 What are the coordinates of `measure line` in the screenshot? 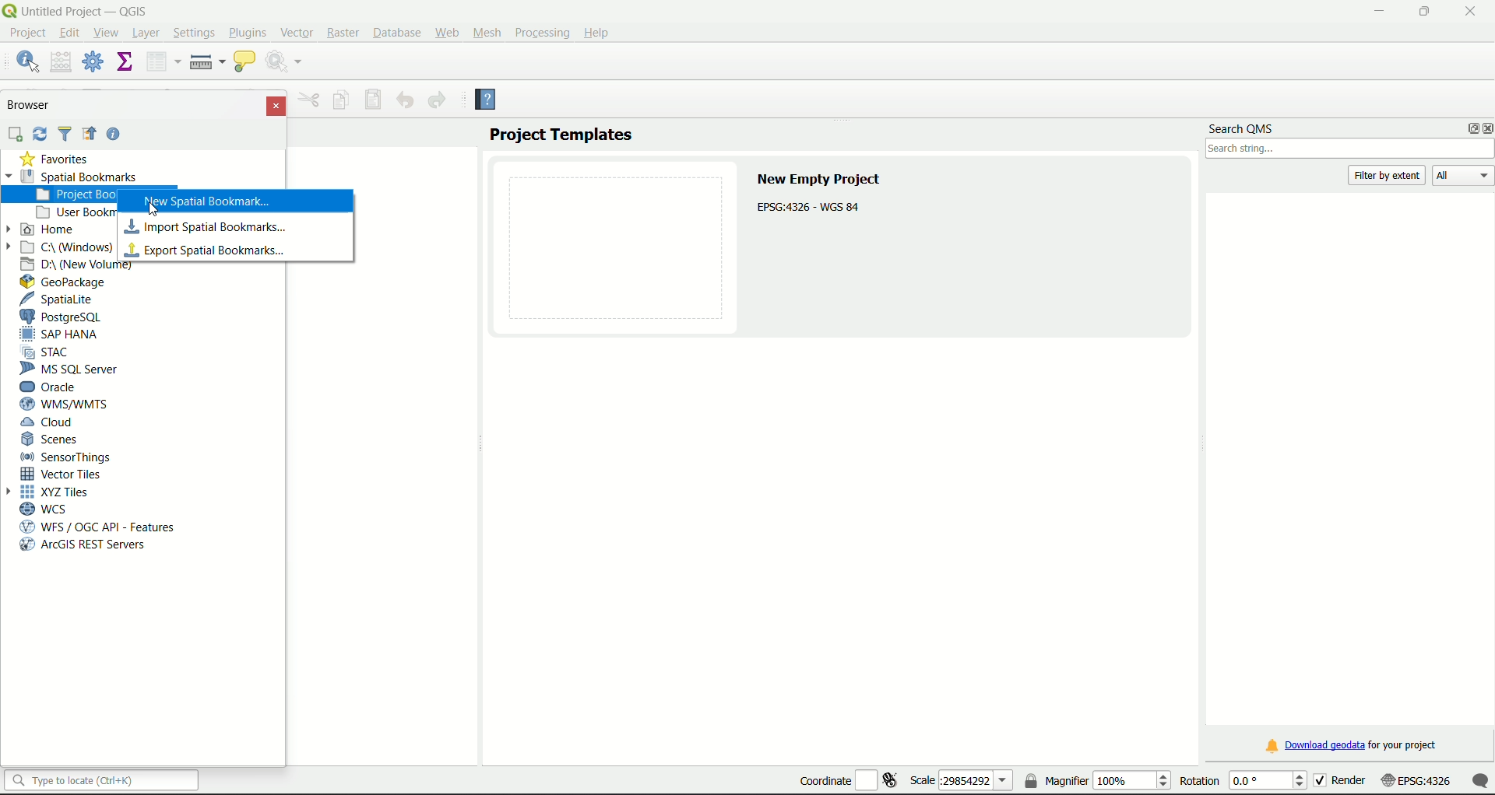 It's located at (207, 62).